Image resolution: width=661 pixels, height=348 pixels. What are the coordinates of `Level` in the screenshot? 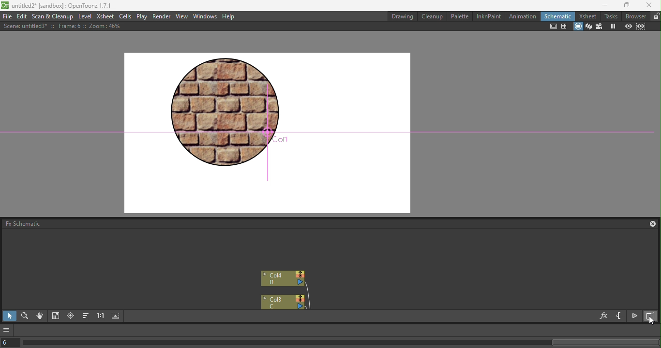 It's located at (85, 17).